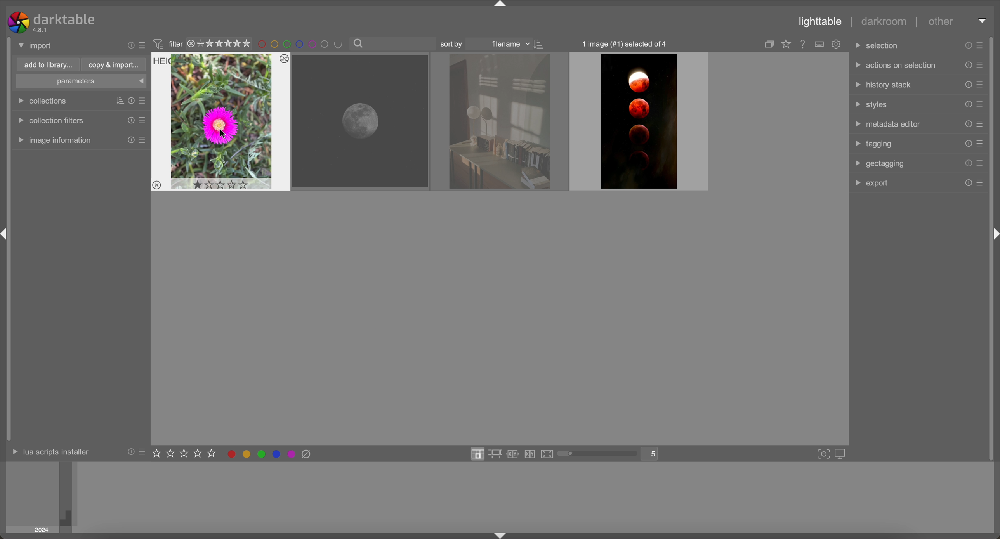 The height and width of the screenshot is (539, 1000). Describe the element at coordinates (142, 99) in the screenshot. I see `presets` at that location.